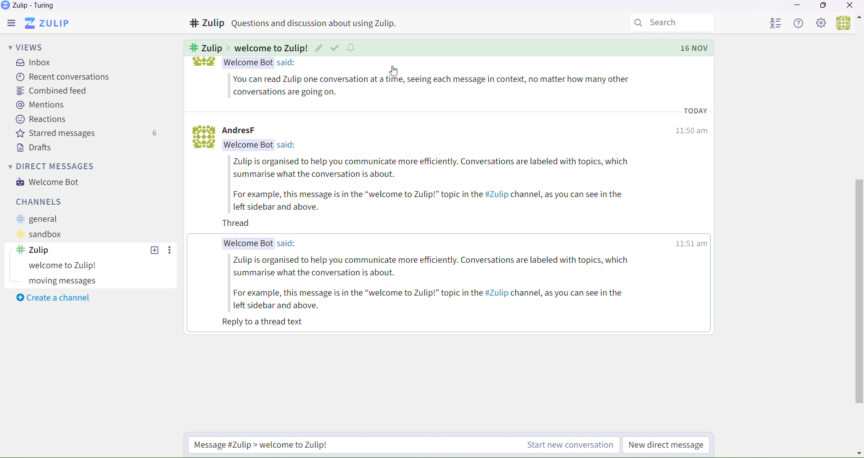  What do you see at coordinates (859, 453) in the screenshot?
I see `` at bounding box center [859, 453].